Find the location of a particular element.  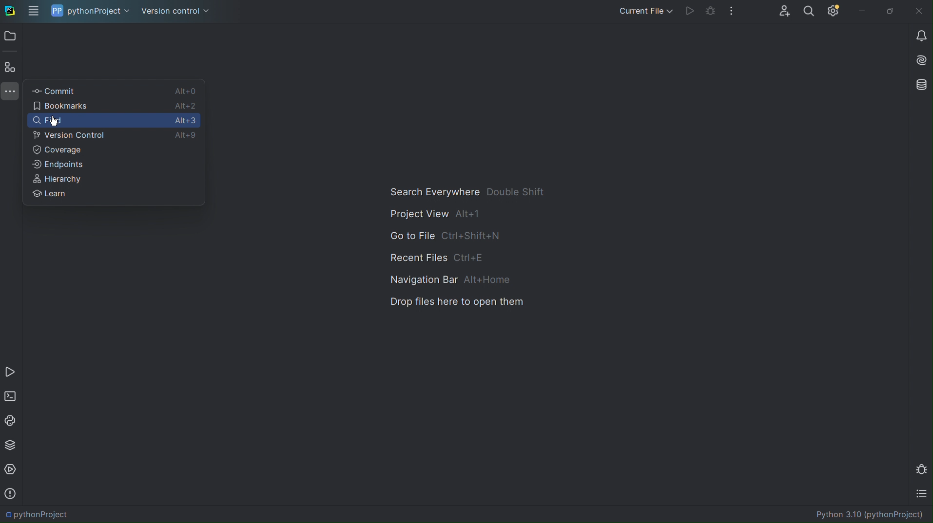

Debug  is located at coordinates (712, 12).